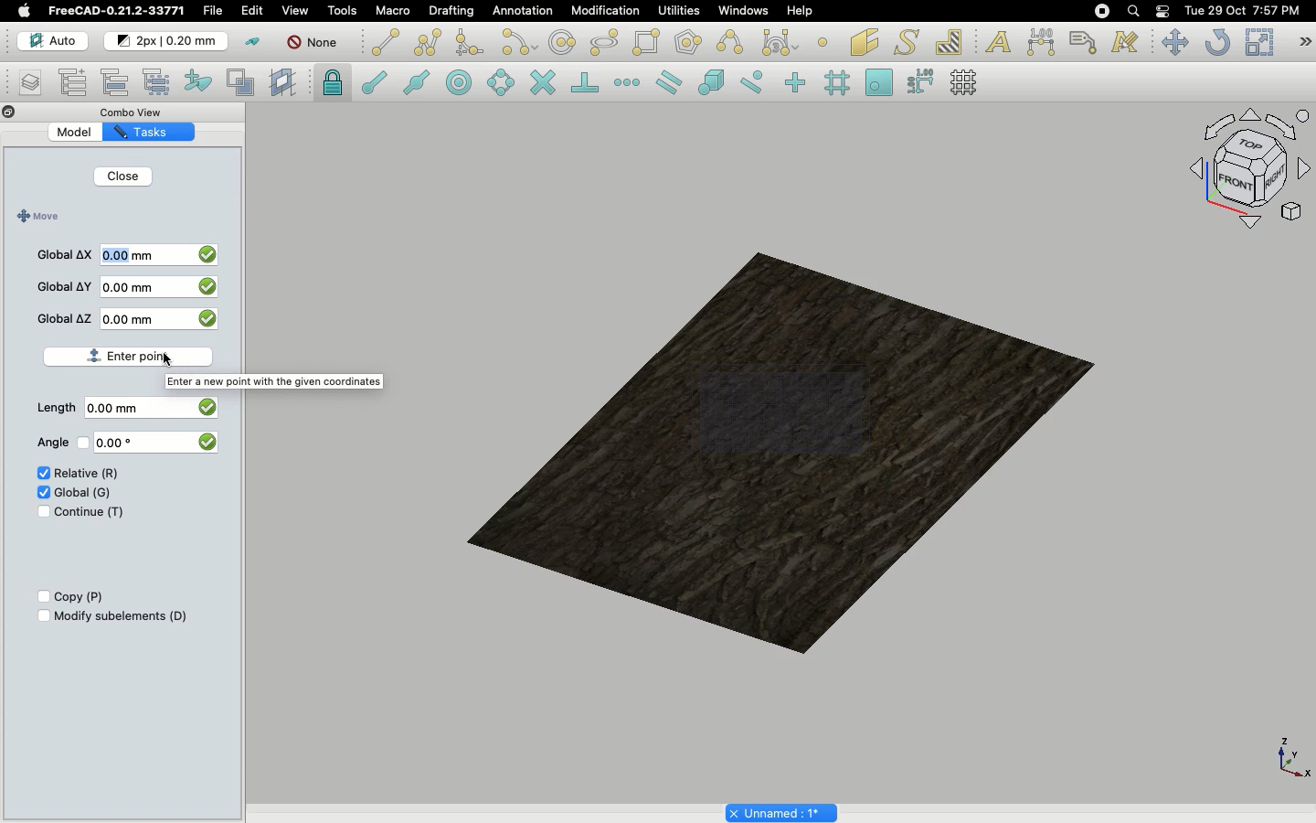 The width and height of the screenshot is (1316, 823). Describe the element at coordinates (748, 13) in the screenshot. I see `Windows` at that location.